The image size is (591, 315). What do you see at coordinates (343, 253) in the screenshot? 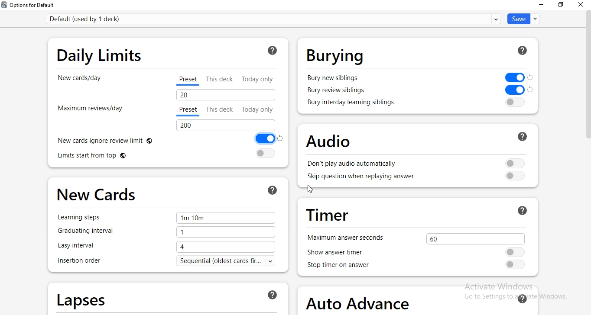
I see `show answer time` at bounding box center [343, 253].